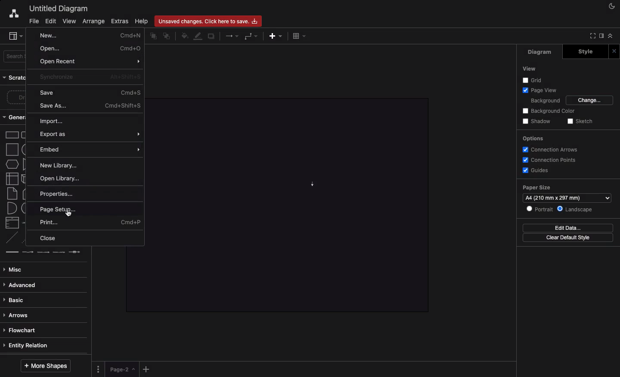 The height and width of the screenshot is (377, 620). I want to click on Edit data, so click(567, 228).